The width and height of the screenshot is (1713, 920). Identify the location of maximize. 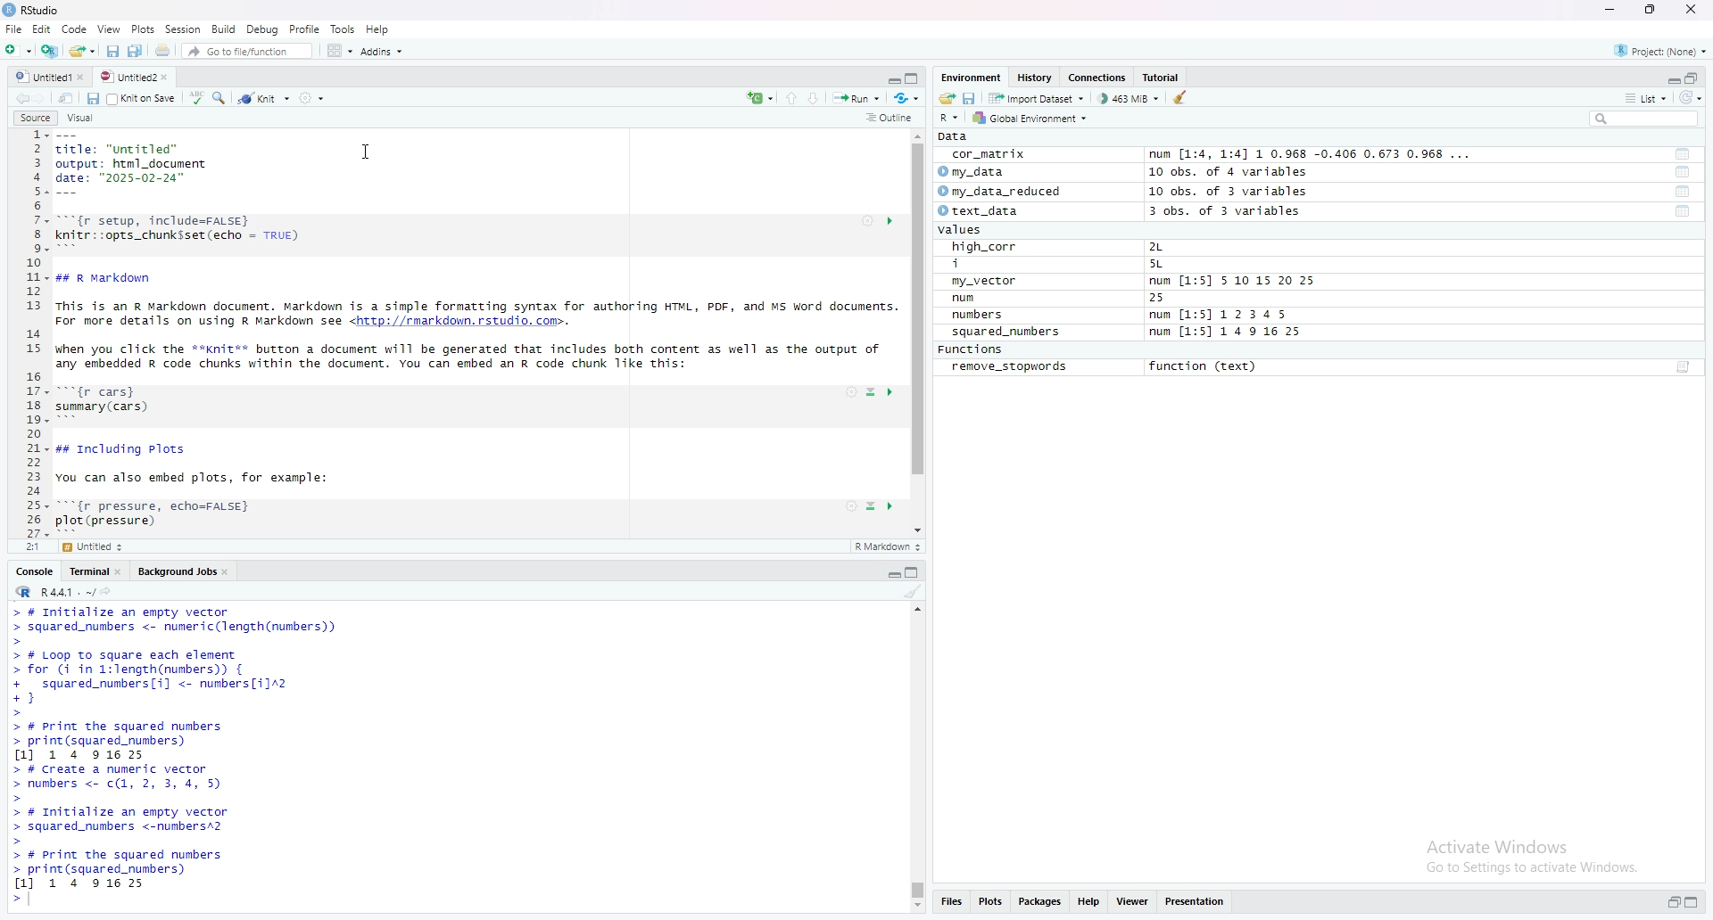
(912, 573).